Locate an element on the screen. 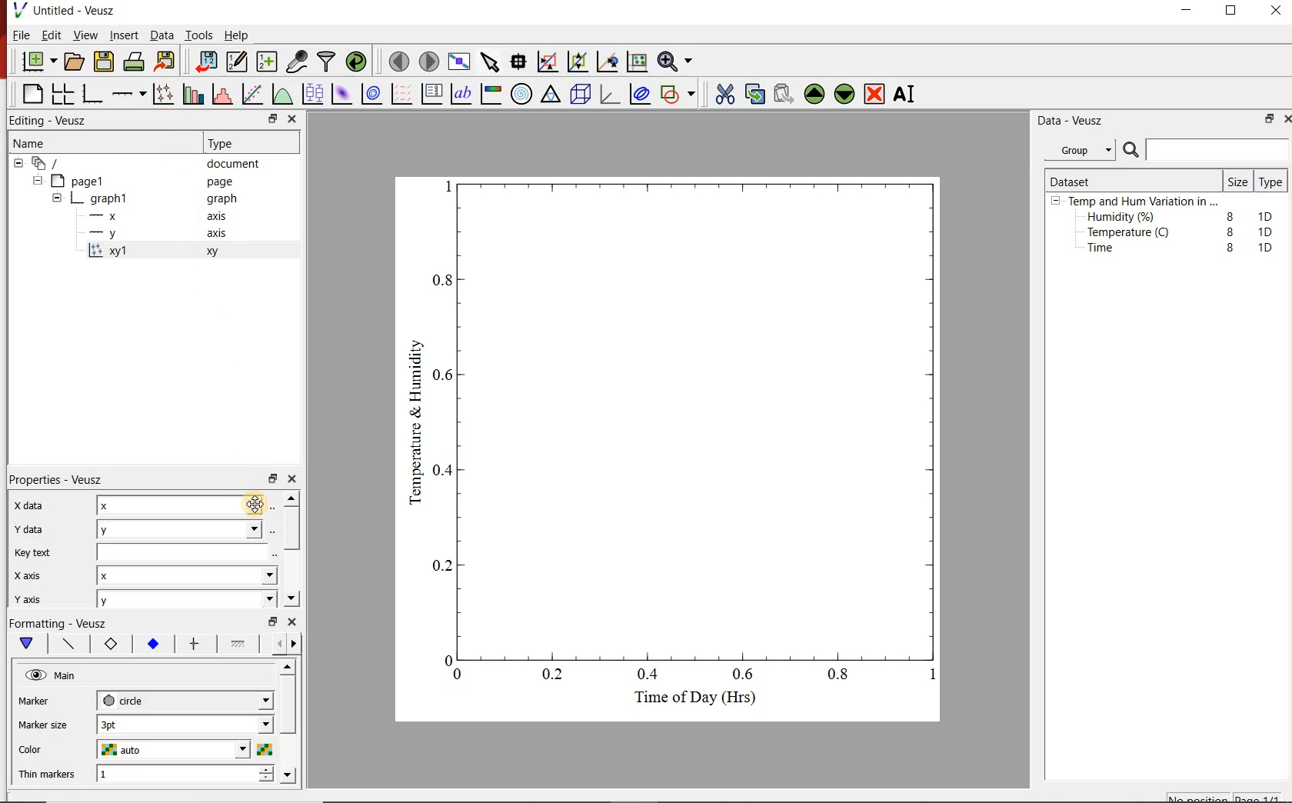 The width and height of the screenshot is (1292, 803). auto is located at coordinates (124, 750).